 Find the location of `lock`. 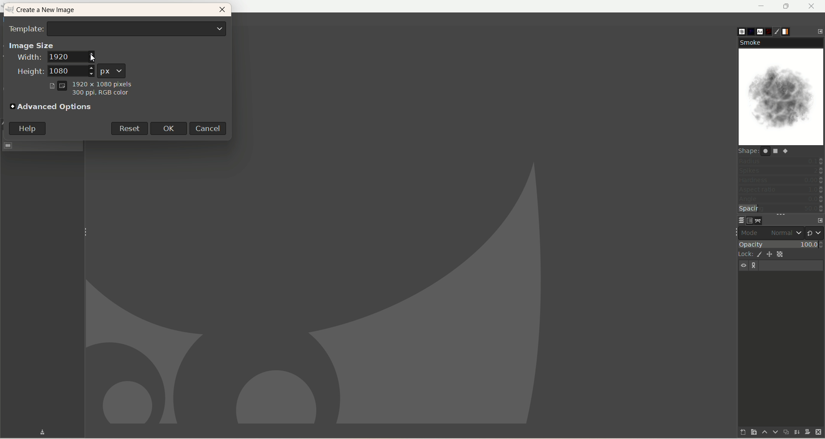

lock is located at coordinates (743, 253).